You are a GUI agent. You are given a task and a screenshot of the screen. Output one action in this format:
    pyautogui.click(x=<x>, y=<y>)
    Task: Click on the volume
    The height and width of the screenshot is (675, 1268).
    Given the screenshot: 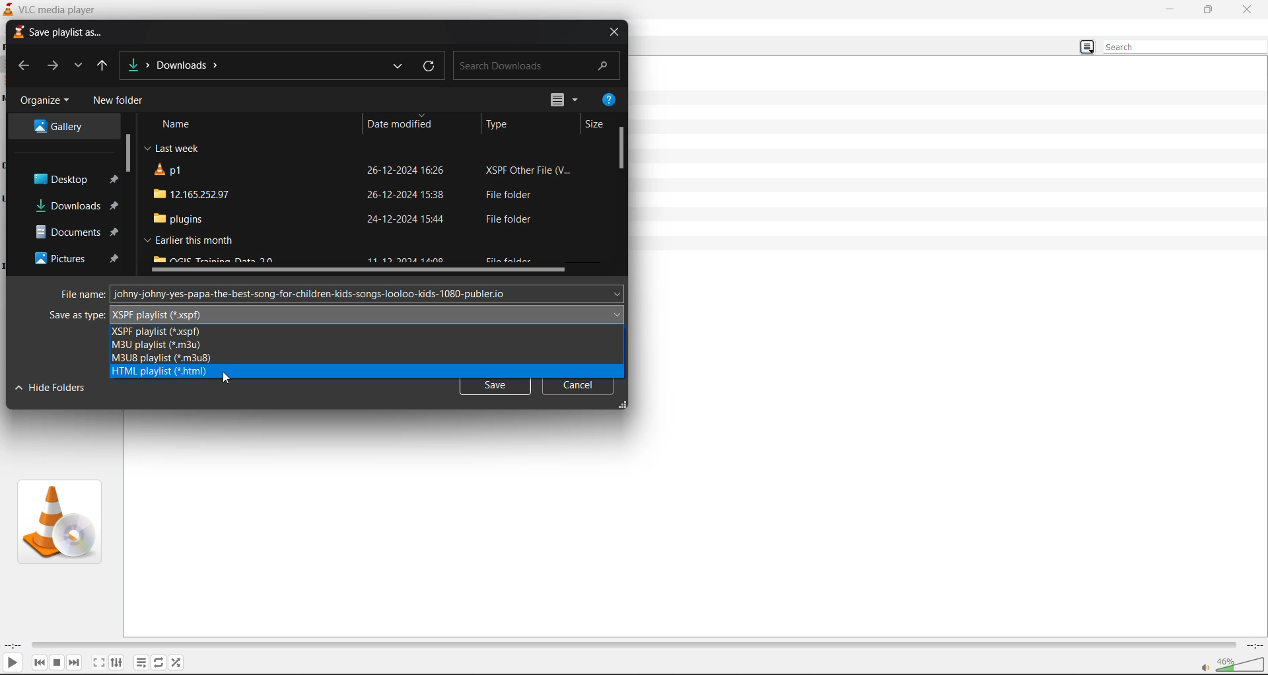 What is the action you would take?
    pyautogui.click(x=1232, y=664)
    